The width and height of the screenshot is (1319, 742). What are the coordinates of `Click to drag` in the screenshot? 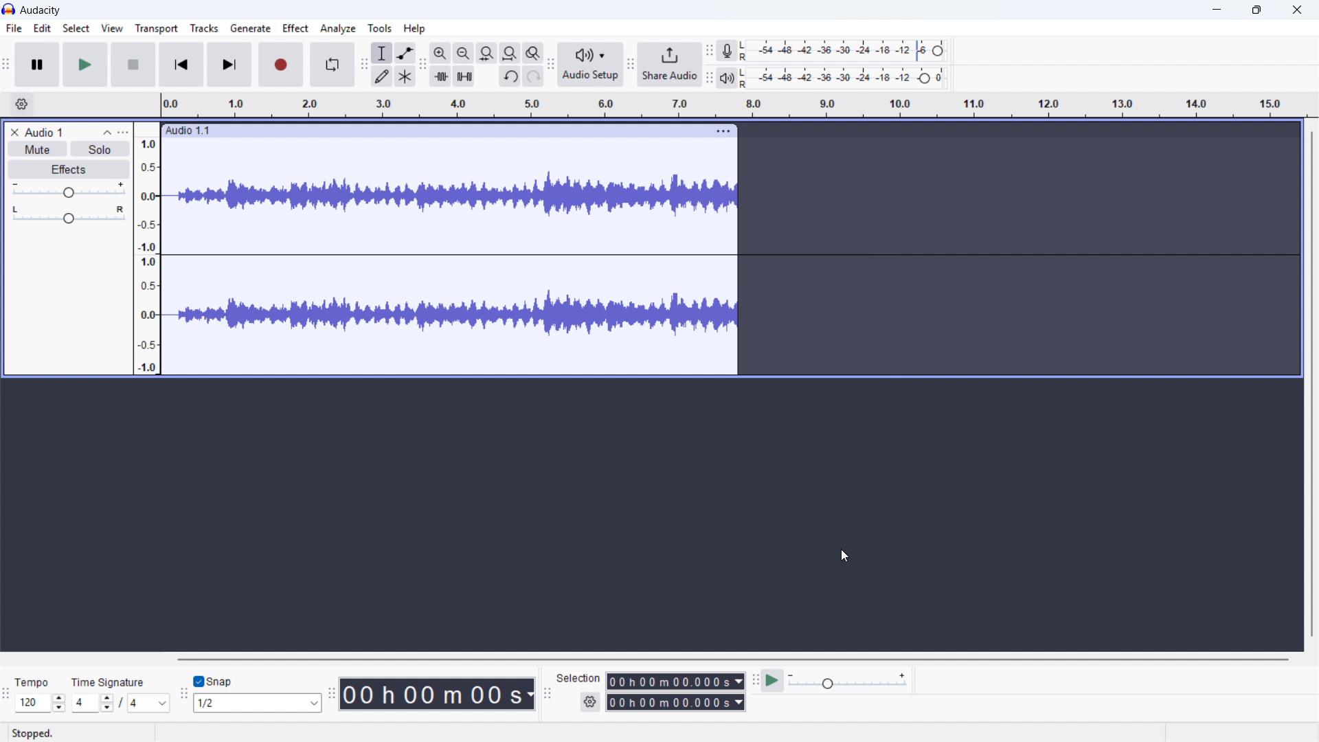 It's located at (426, 131).